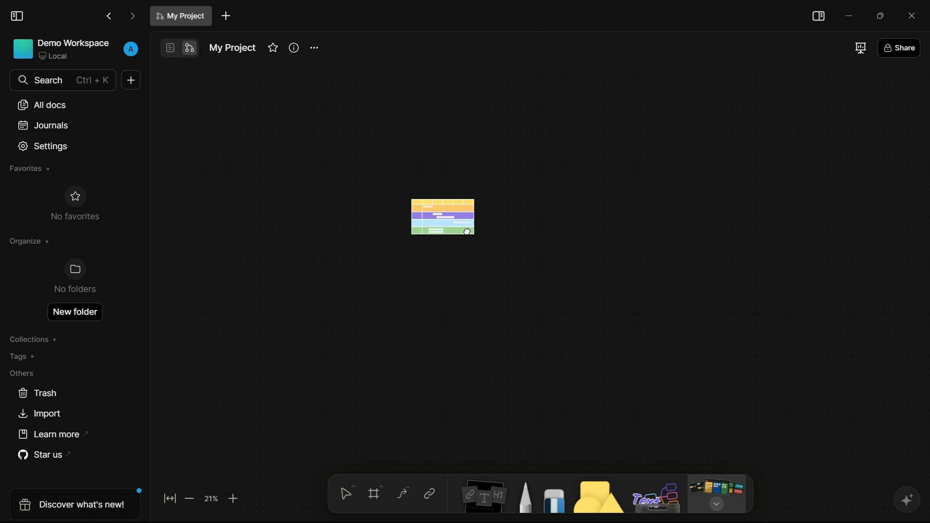 Image resolution: width=930 pixels, height=523 pixels. I want to click on demo workspace, so click(62, 50).